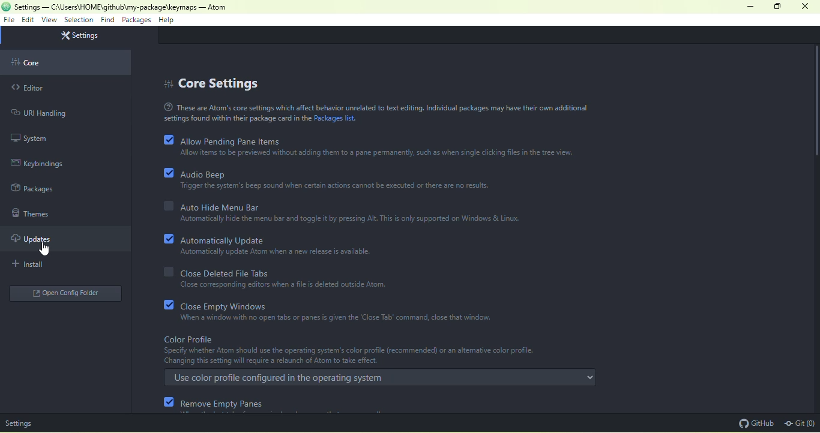 This screenshot has width=820, height=433. I want to click on maximize, so click(777, 7).